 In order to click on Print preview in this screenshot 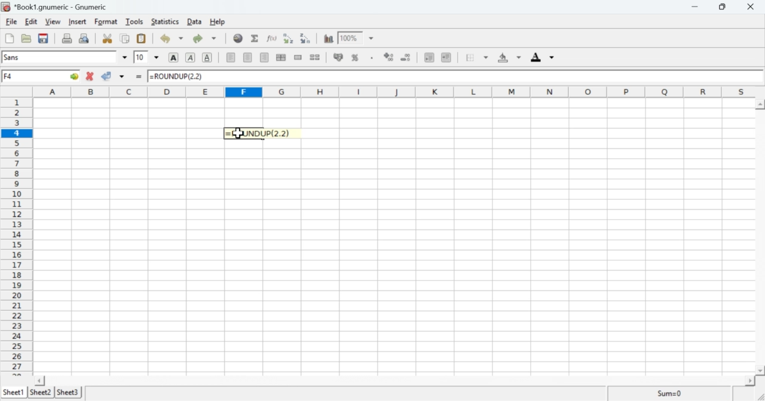, I will do `click(85, 39)`.